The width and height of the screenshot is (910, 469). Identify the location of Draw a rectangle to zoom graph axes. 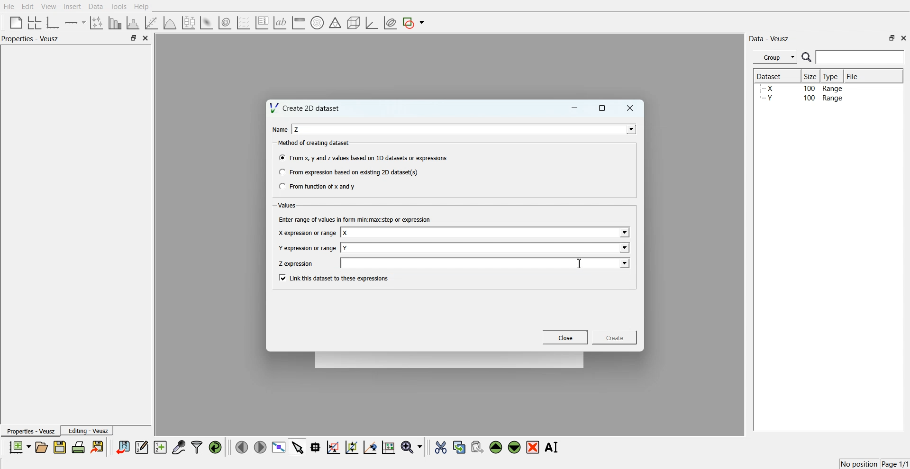
(333, 447).